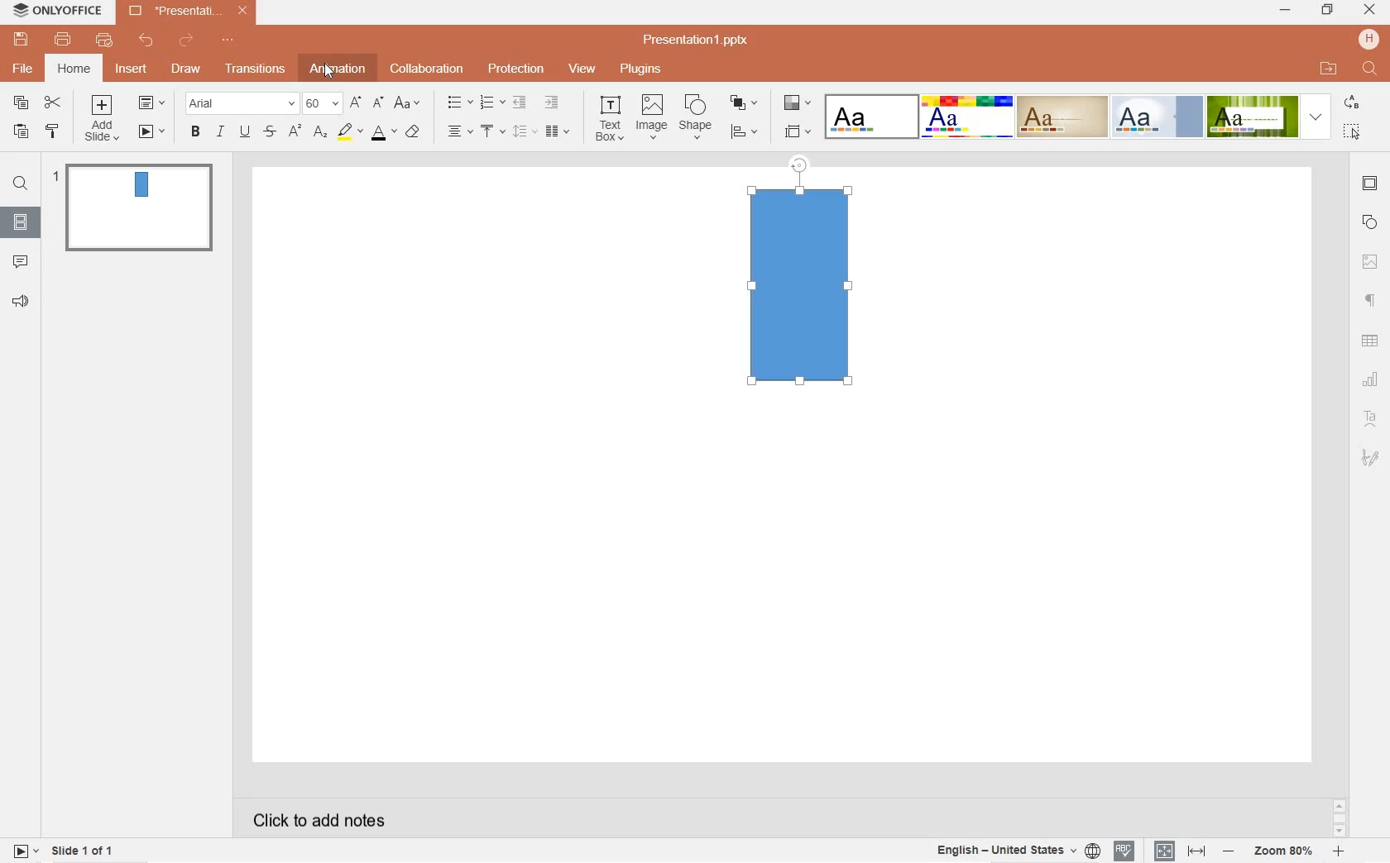 This screenshot has width=1390, height=863. I want to click on save, so click(21, 40).